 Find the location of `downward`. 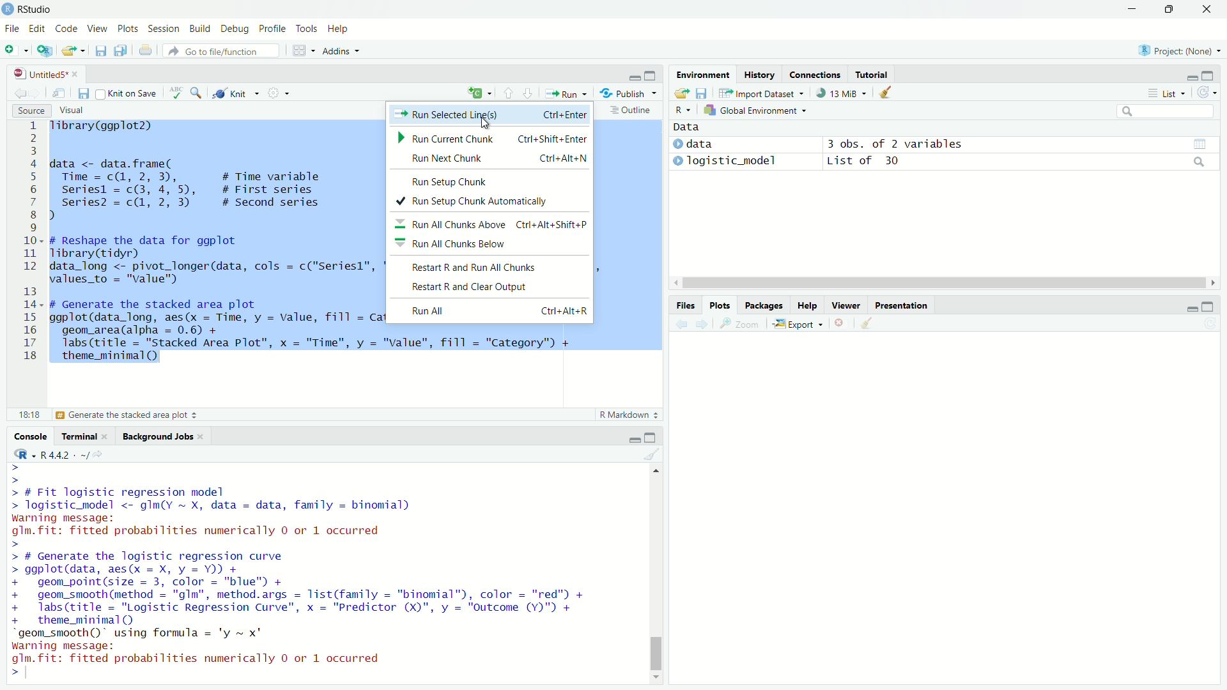

downward is located at coordinates (531, 95).